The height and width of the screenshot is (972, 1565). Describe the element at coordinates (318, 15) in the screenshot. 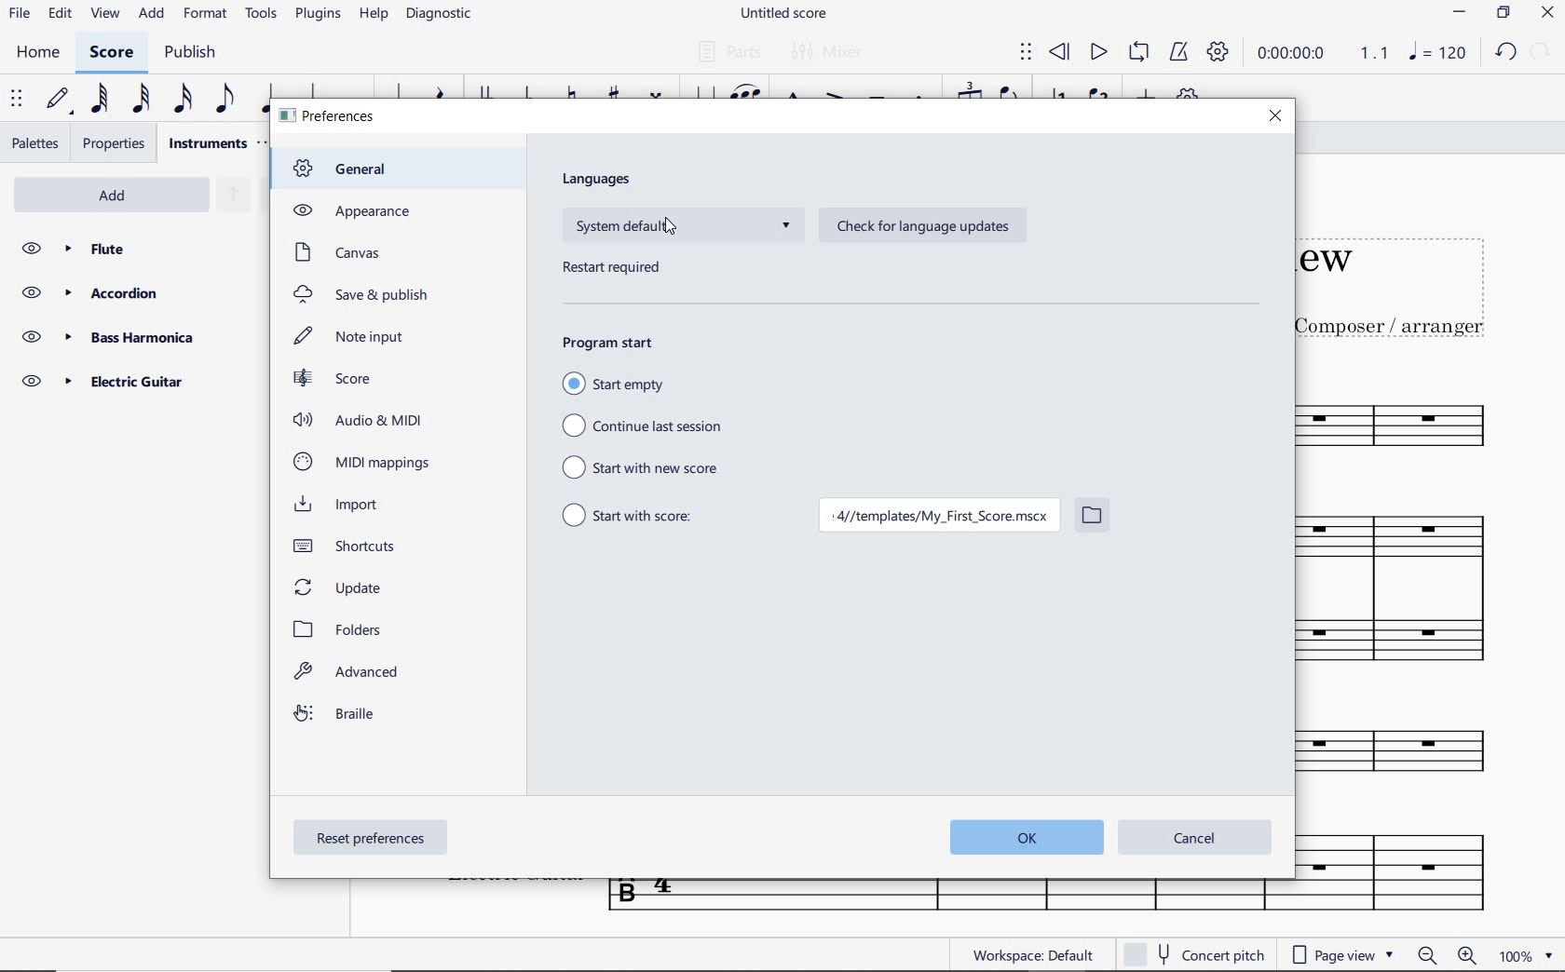

I see `plugins` at that location.